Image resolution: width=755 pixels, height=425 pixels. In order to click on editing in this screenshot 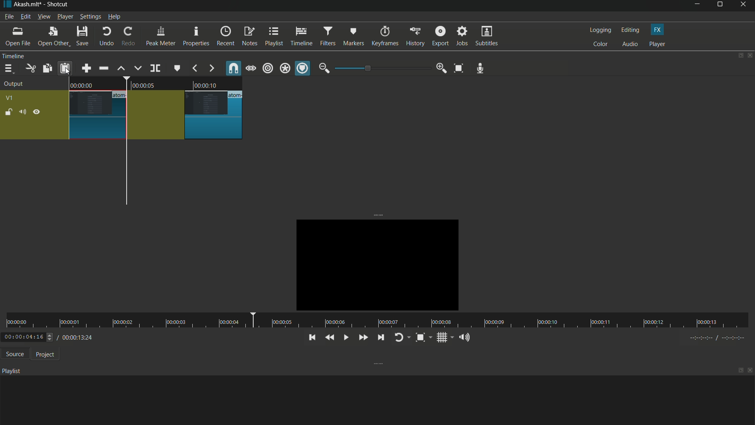, I will do `click(630, 30)`.